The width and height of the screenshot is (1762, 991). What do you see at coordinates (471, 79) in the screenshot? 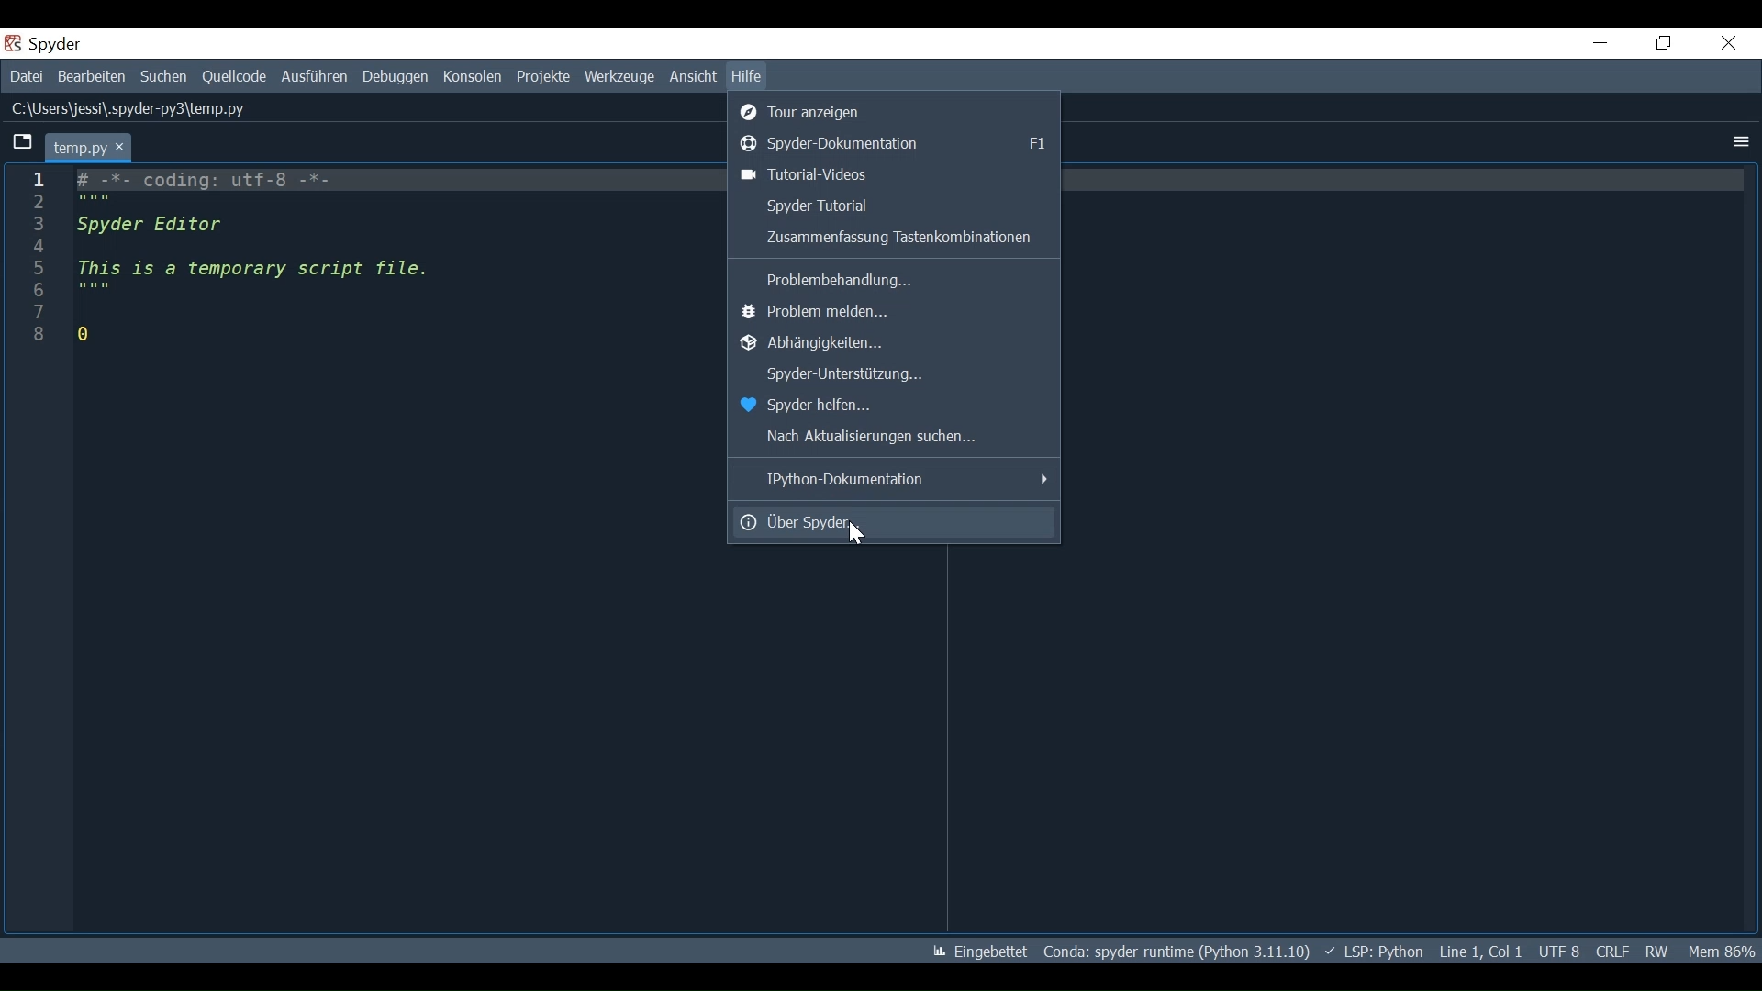
I see `Consoles` at bounding box center [471, 79].